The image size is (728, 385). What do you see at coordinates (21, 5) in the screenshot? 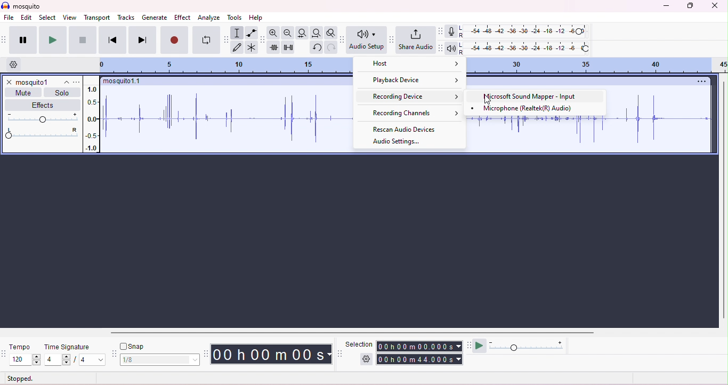
I see `title` at bounding box center [21, 5].